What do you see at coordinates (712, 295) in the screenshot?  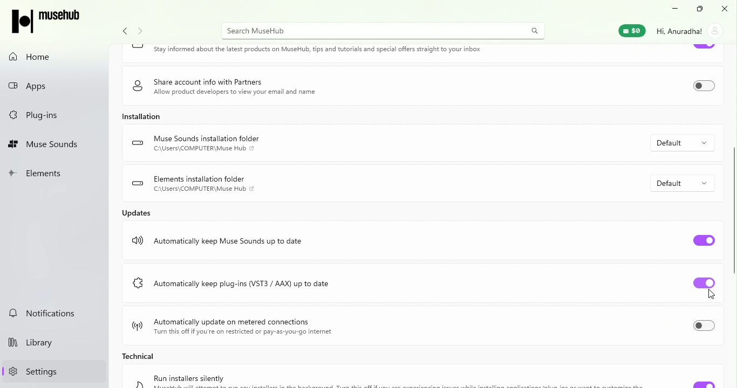 I see `cursor` at bounding box center [712, 295].